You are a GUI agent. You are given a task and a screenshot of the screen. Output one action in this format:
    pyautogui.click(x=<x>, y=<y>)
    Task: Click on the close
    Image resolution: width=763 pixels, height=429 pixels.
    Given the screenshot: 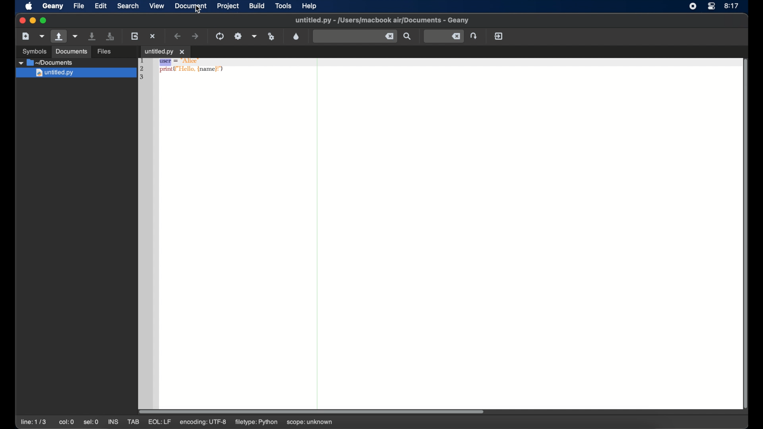 What is the action you would take?
    pyautogui.click(x=21, y=20)
    